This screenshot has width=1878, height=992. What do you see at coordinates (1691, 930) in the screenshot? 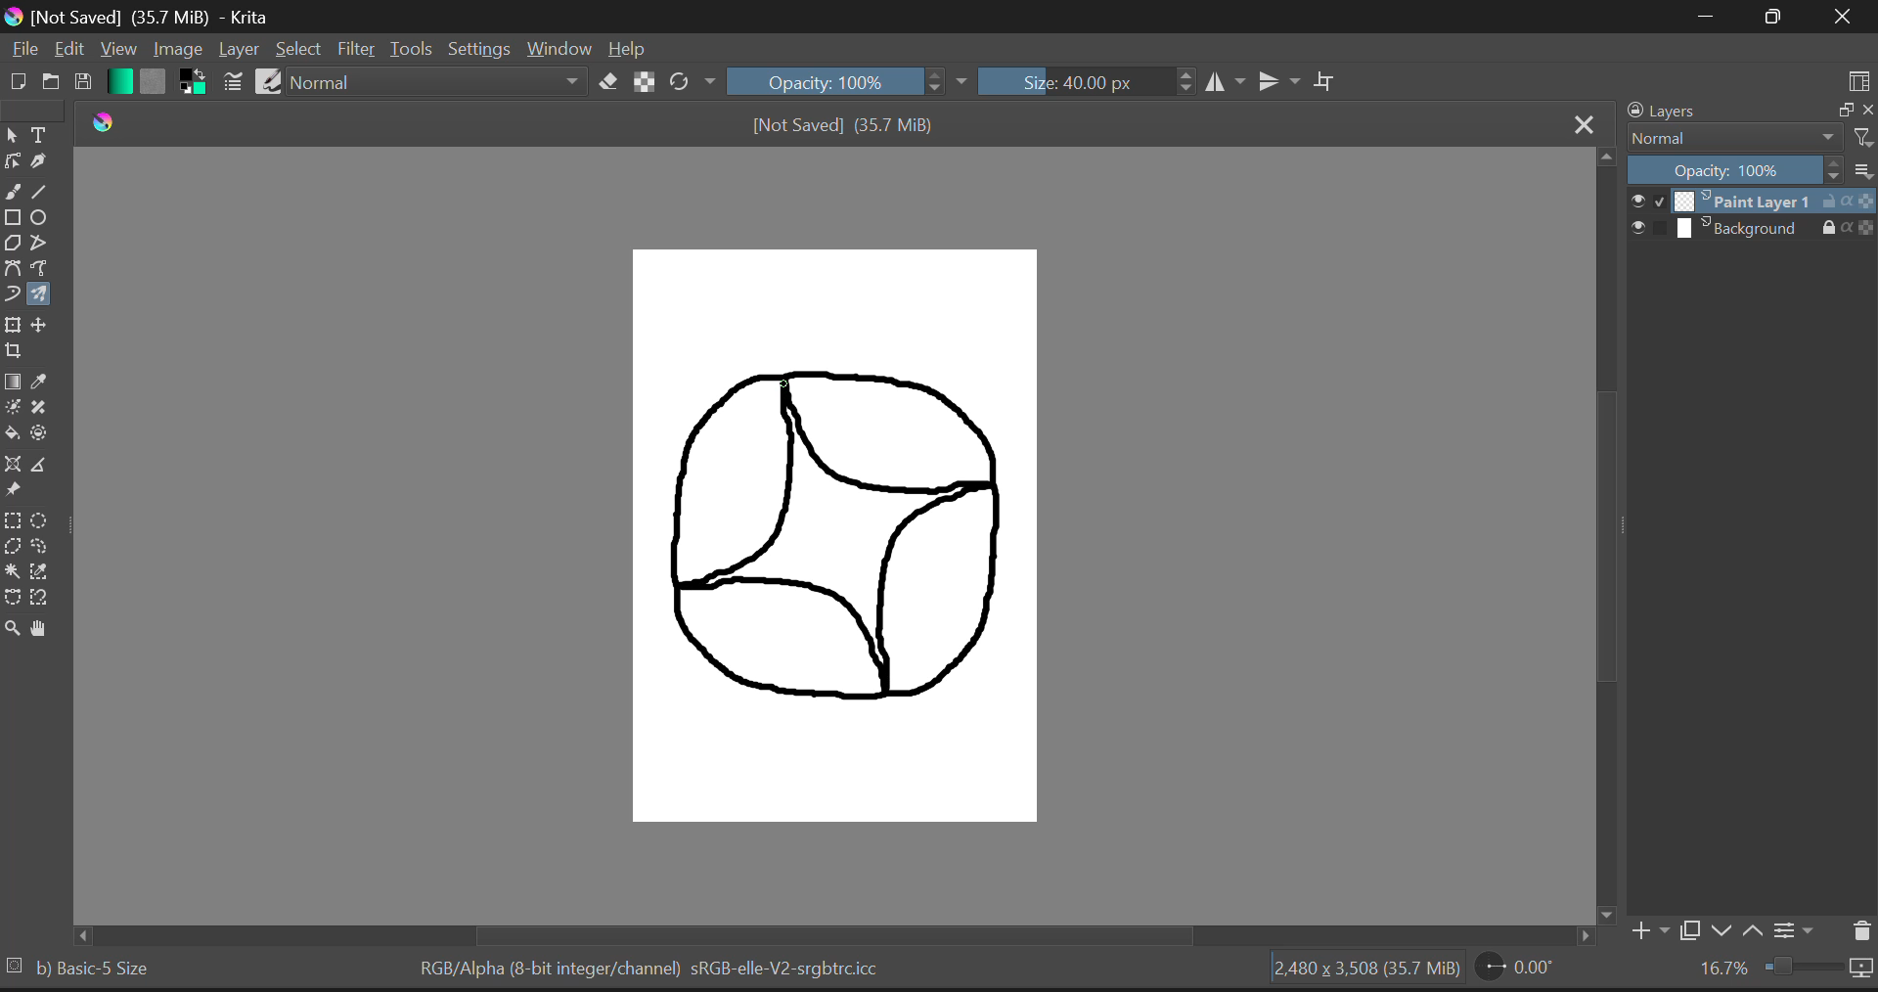
I see `Copy Layer` at bounding box center [1691, 930].